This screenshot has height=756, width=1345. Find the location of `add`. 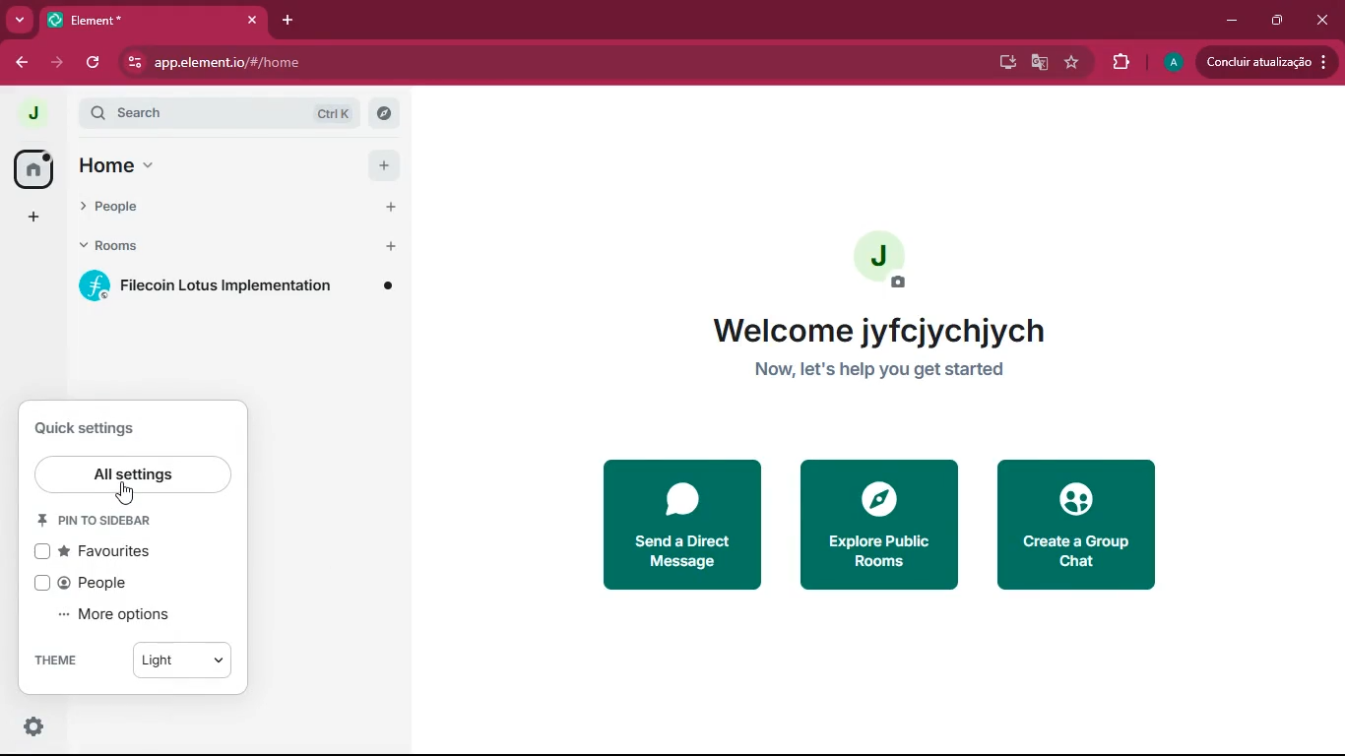

add is located at coordinates (380, 166).